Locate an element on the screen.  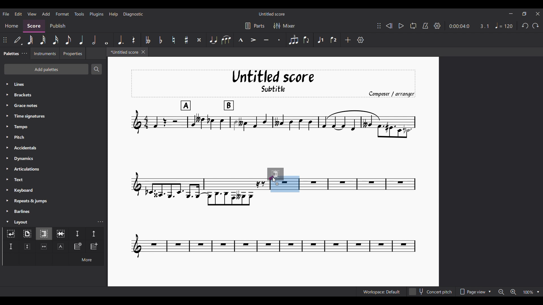
Toggle double sharp is located at coordinates (199, 40).